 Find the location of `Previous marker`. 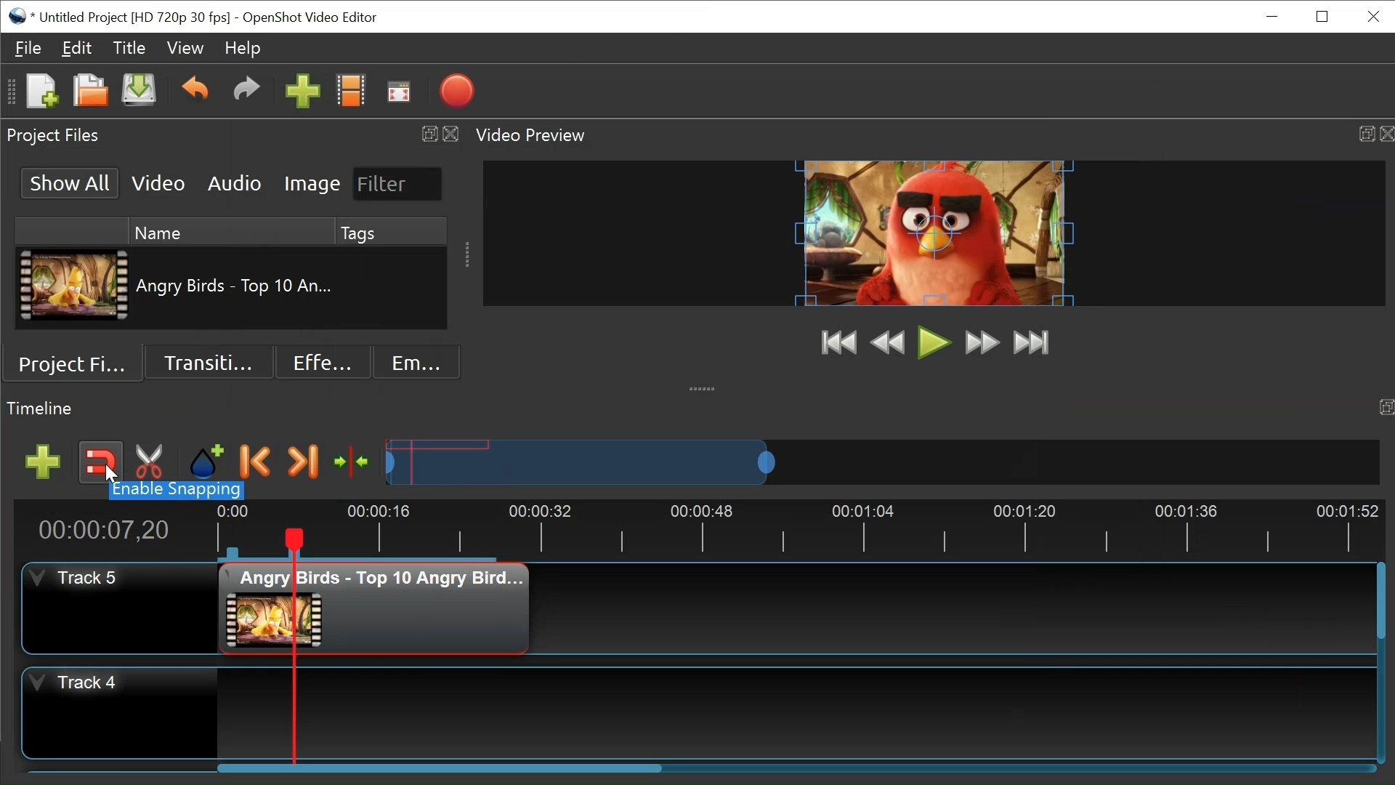

Previous marker is located at coordinates (255, 461).